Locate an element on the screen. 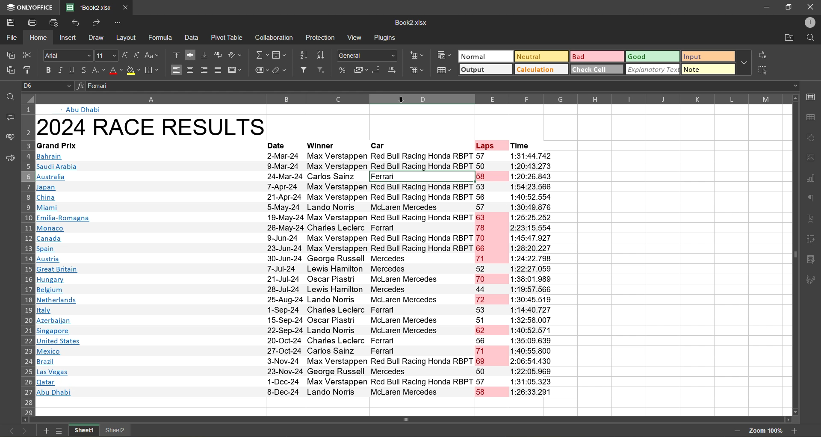  Canada 9.Jun-24 Max Verstappen Red Bull Racing Honda RBPT 70 1:45:47 .927 is located at coordinates (293, 238).